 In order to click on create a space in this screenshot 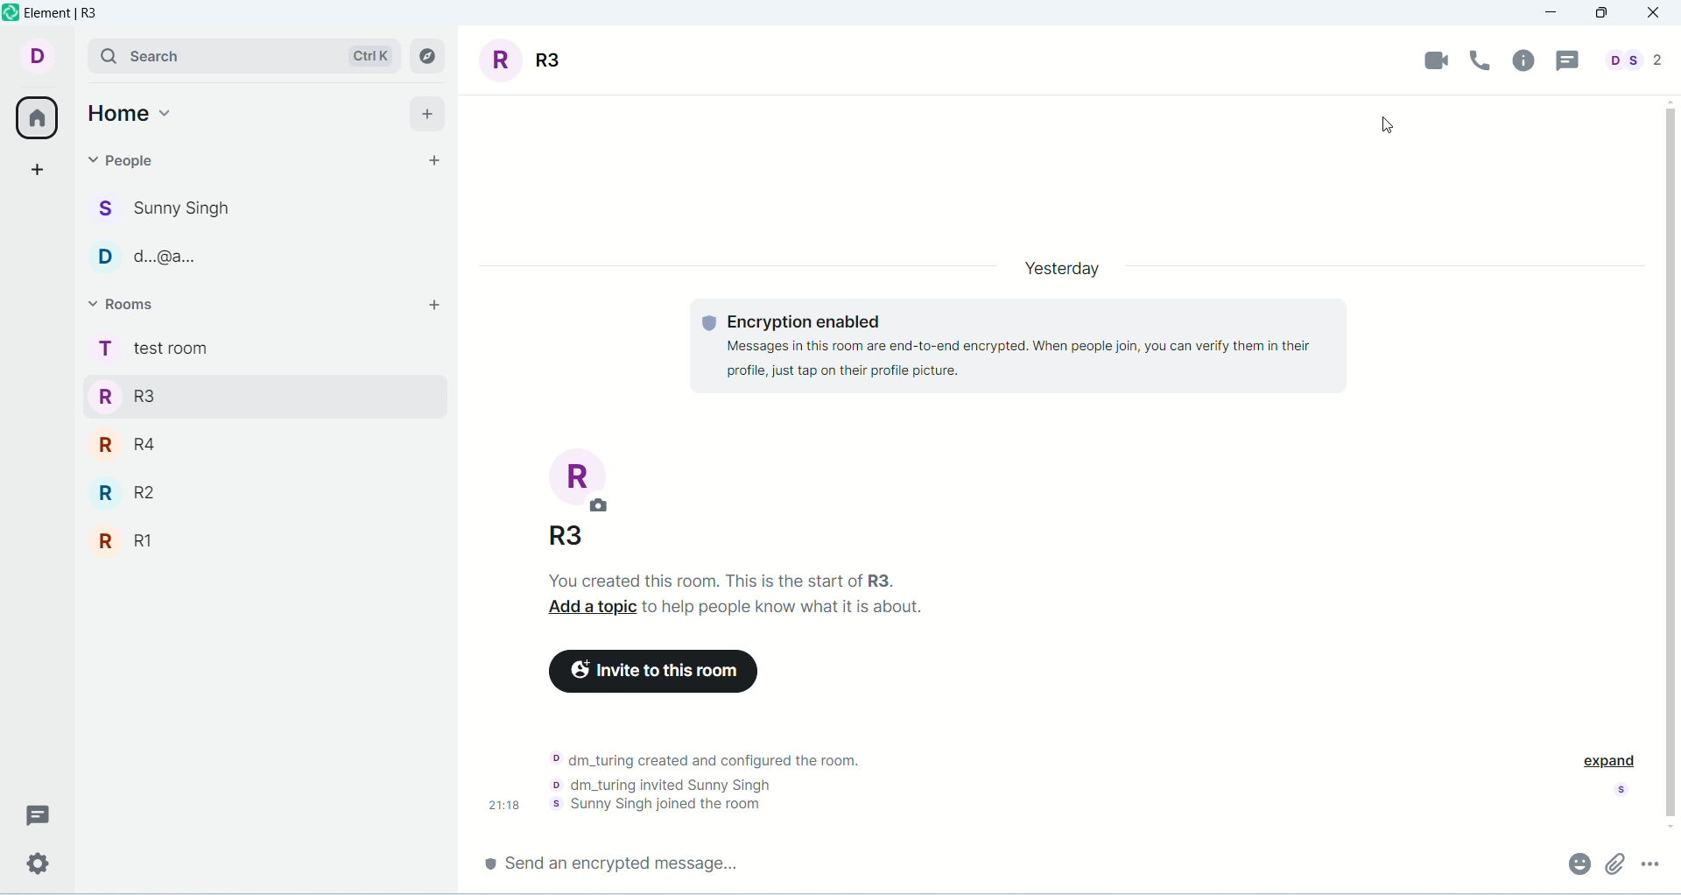, I will do `click(38, 169)`.